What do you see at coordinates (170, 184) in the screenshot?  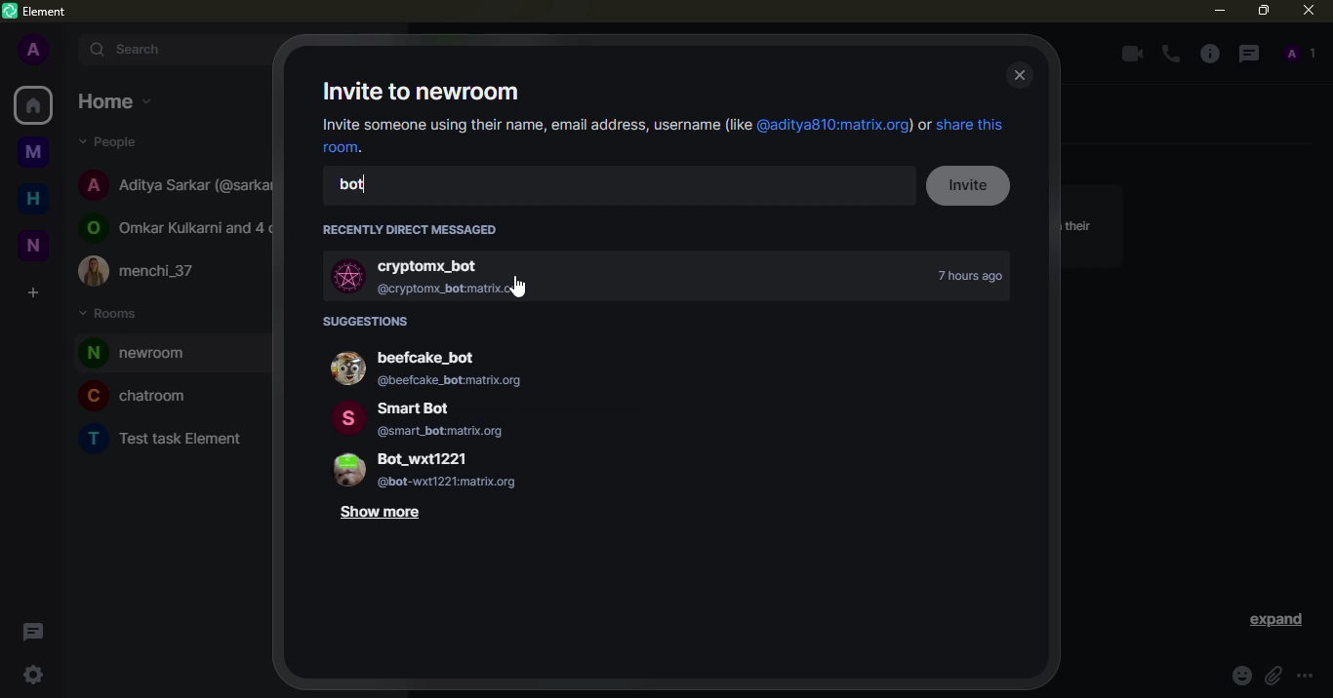 I see `Aditya Sarkar (@sarkar810:matrix.org)` at bounding box center [170, 184].